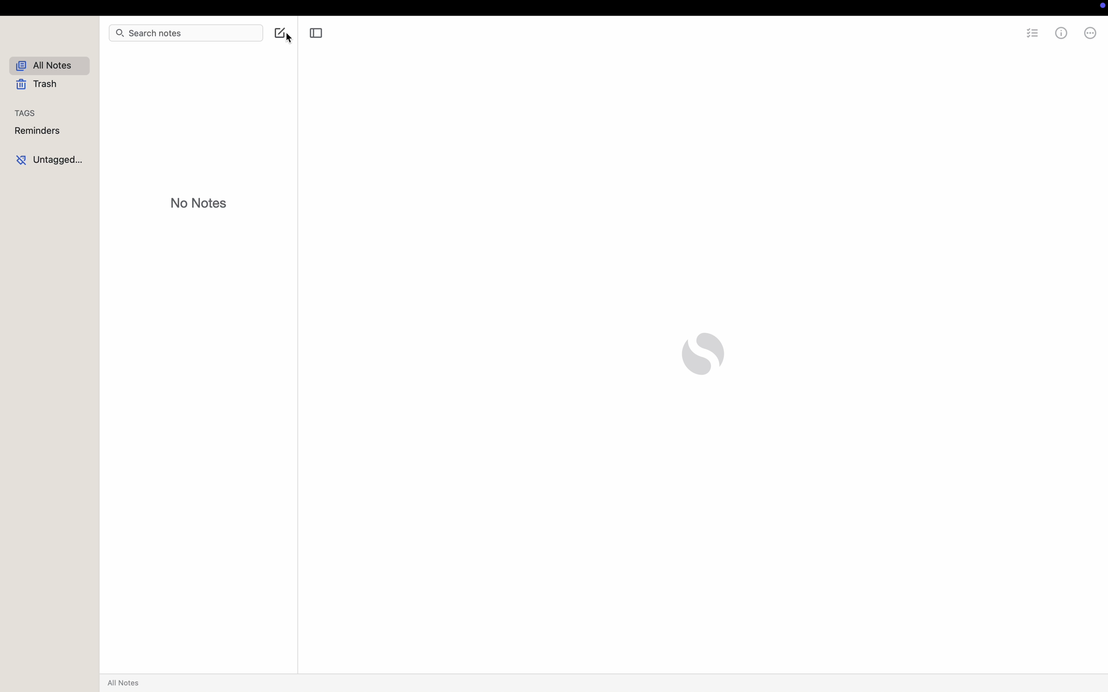  Describe the element at coordinates (1090, 33) in the screenshot. I see `more options` at that location.